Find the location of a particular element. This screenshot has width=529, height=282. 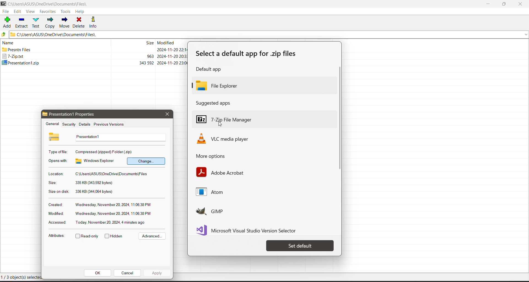

Add is located at coordinates (7, 22).